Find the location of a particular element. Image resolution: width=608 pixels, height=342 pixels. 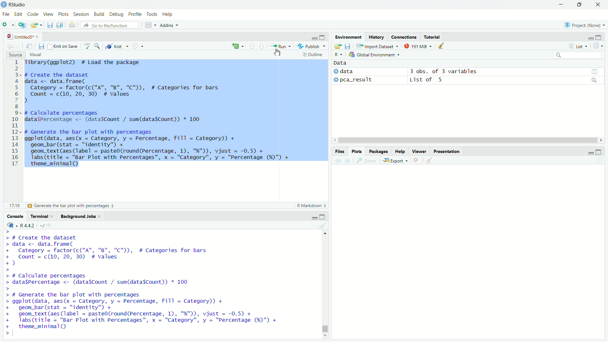

lines is located at coordinates (16, 114).